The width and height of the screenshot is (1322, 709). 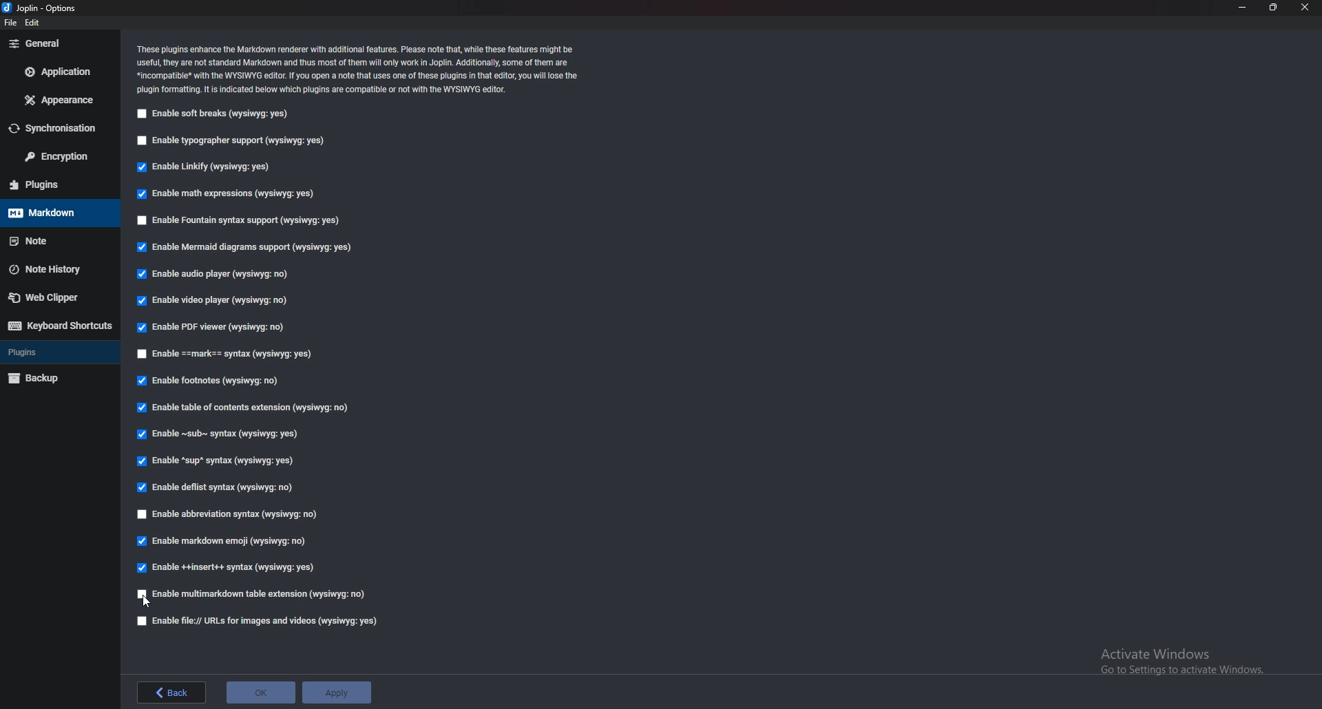 I want to click on Enable footnotes, so click(x=213, y=380).